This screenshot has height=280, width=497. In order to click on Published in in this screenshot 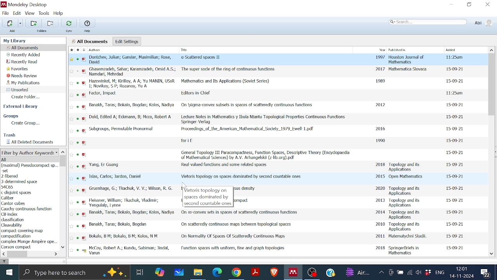, I will do `click(405, 167)`.